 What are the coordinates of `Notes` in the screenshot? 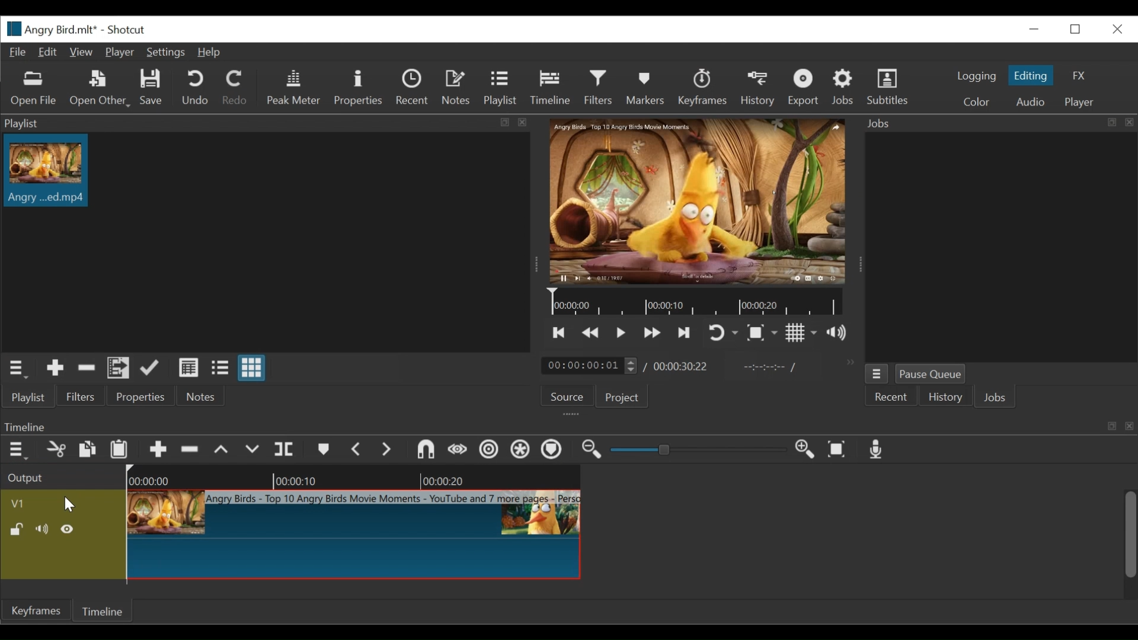 It's located at (199, 396).